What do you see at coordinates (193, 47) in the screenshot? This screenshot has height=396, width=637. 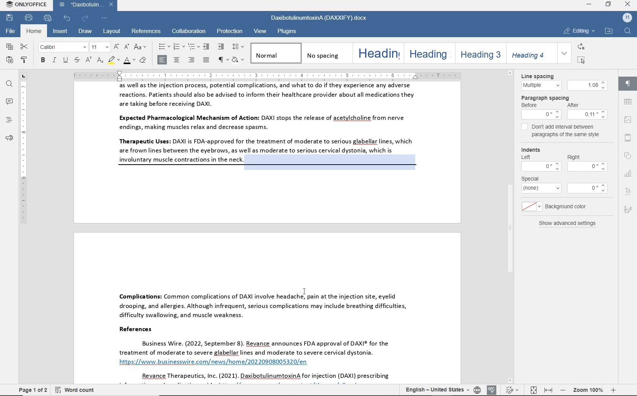 I see `multilevel list` at bounding box center [193, 47].